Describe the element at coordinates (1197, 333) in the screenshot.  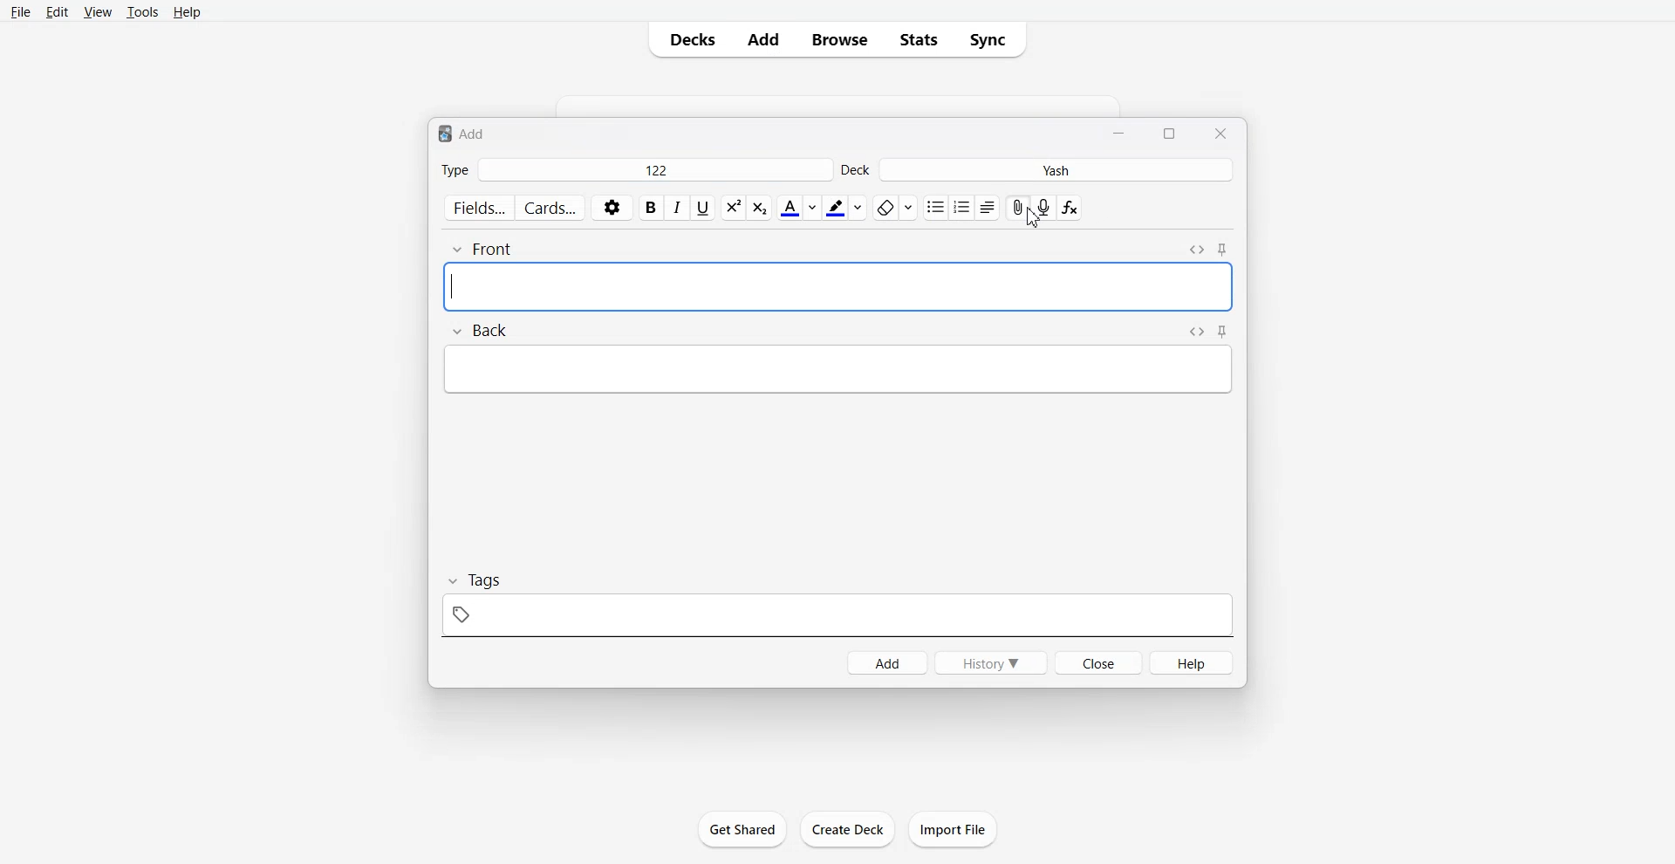
I see `Toggle HTML Editor` at that location.